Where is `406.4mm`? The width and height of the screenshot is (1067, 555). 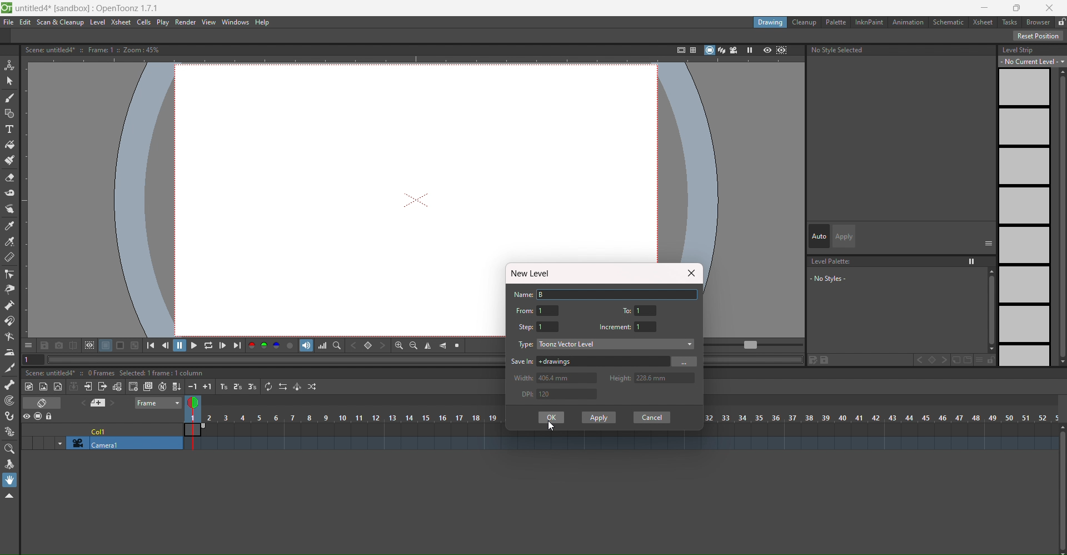 406.4mm is located at coordinates (569, 378).